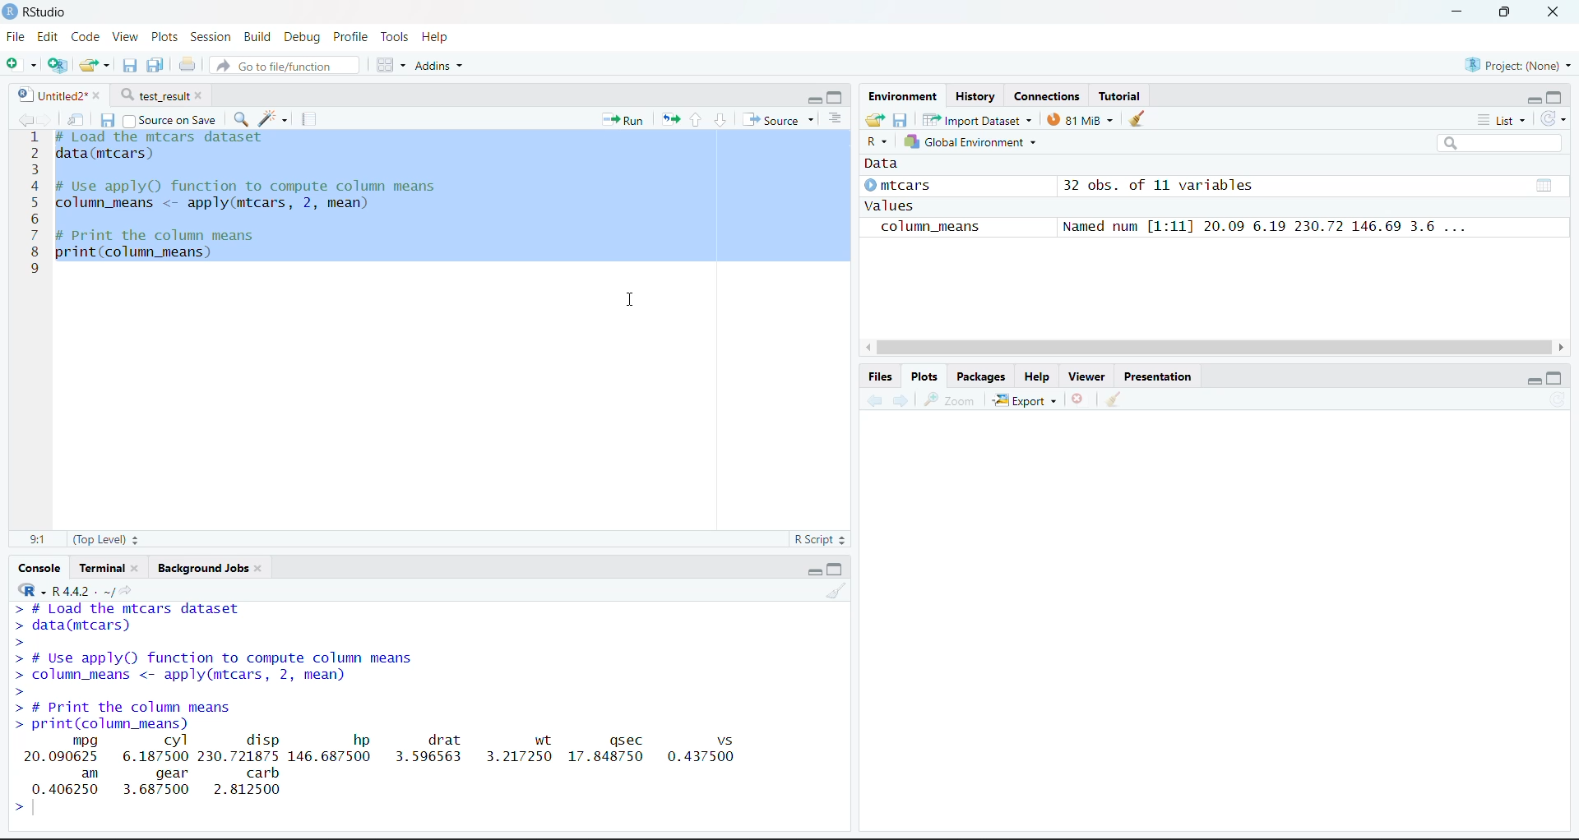 This screenshot has width=1579, height=840. I want to click on View the current working directory, so click(128, 588).